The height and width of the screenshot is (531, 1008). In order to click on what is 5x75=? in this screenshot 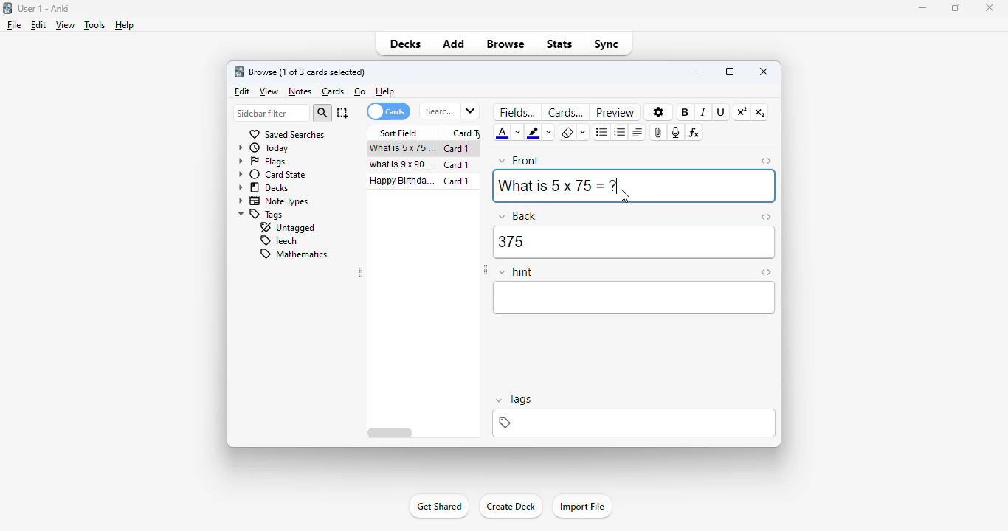, I will do `click(403, 148)`.